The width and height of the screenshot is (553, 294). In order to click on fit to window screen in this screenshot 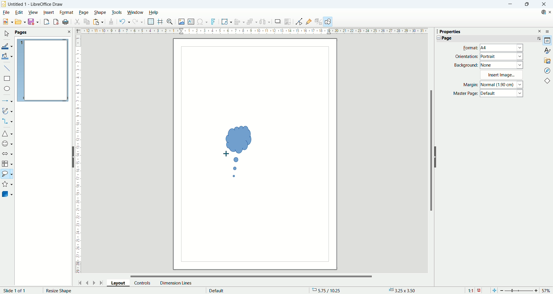, I will do `click(494, 290)`.